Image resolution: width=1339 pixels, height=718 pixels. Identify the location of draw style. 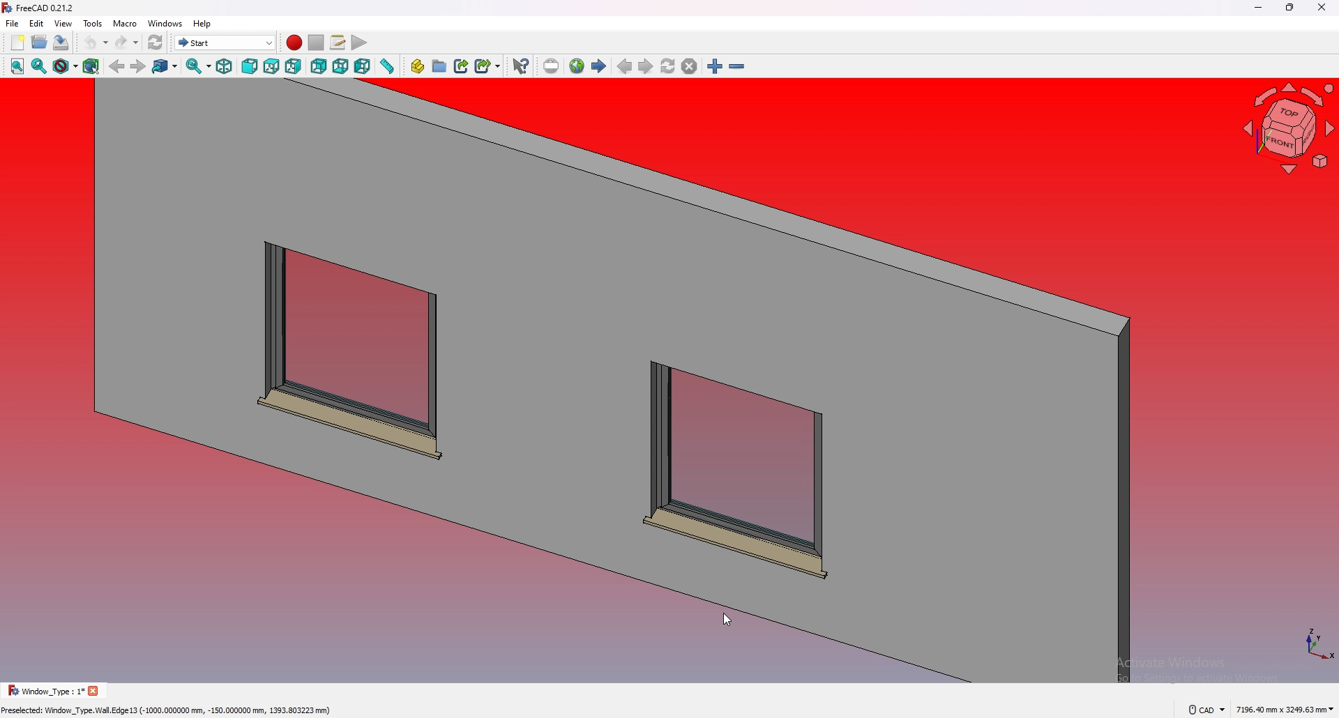
(66, 67).